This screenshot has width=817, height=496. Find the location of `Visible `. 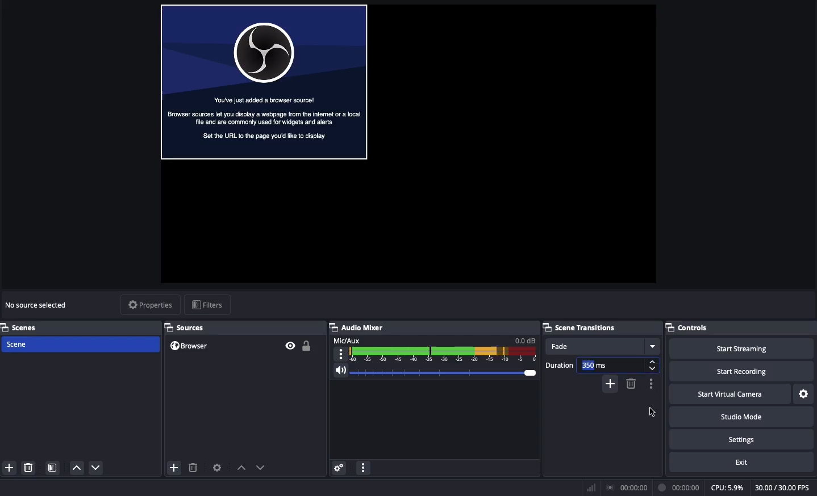

Visible  is located at coordinates (290, 346).